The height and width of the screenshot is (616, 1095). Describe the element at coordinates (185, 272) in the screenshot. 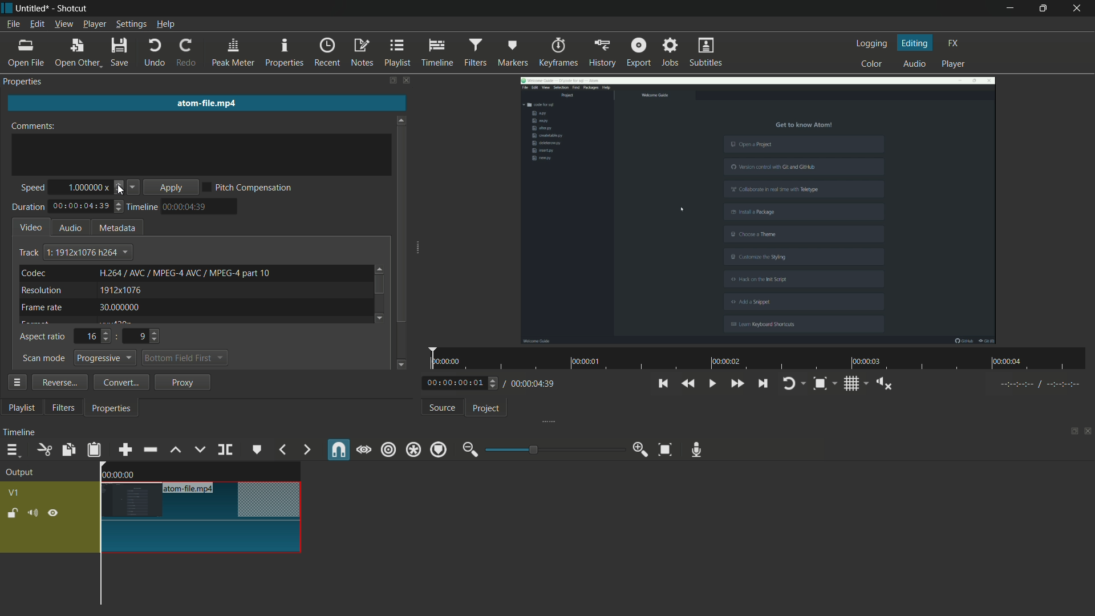

I see `text` at that location.